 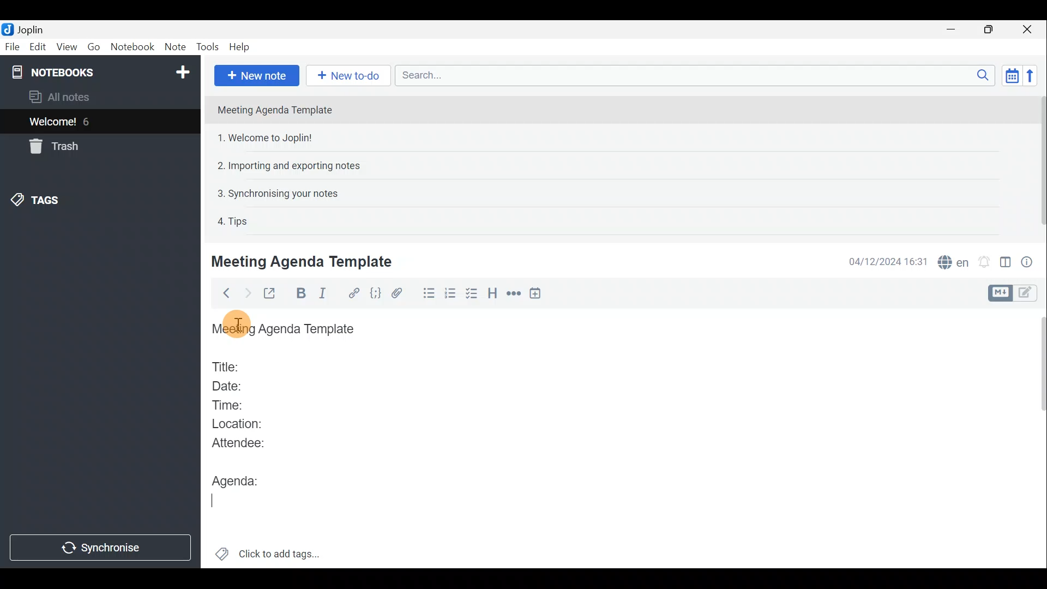 What do you see at coordinates (246, 442) in the screenshot?
I see `Attendee:` at bounding box center [246, 442].